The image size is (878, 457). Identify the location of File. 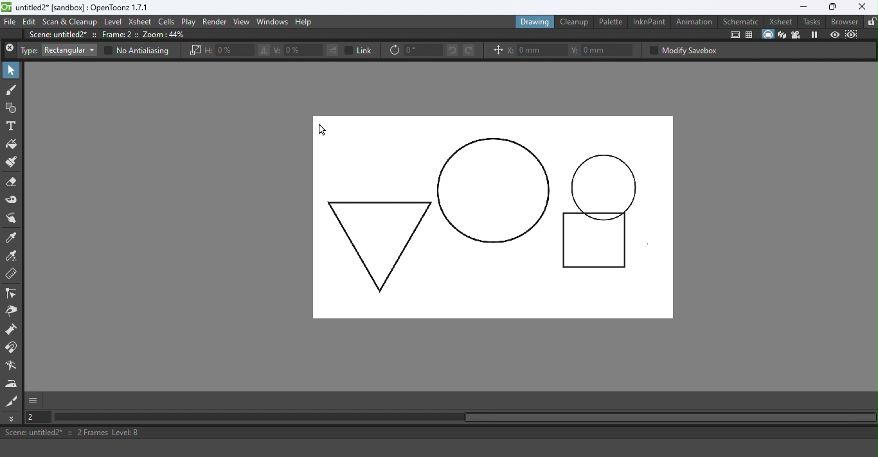
(10, 22).